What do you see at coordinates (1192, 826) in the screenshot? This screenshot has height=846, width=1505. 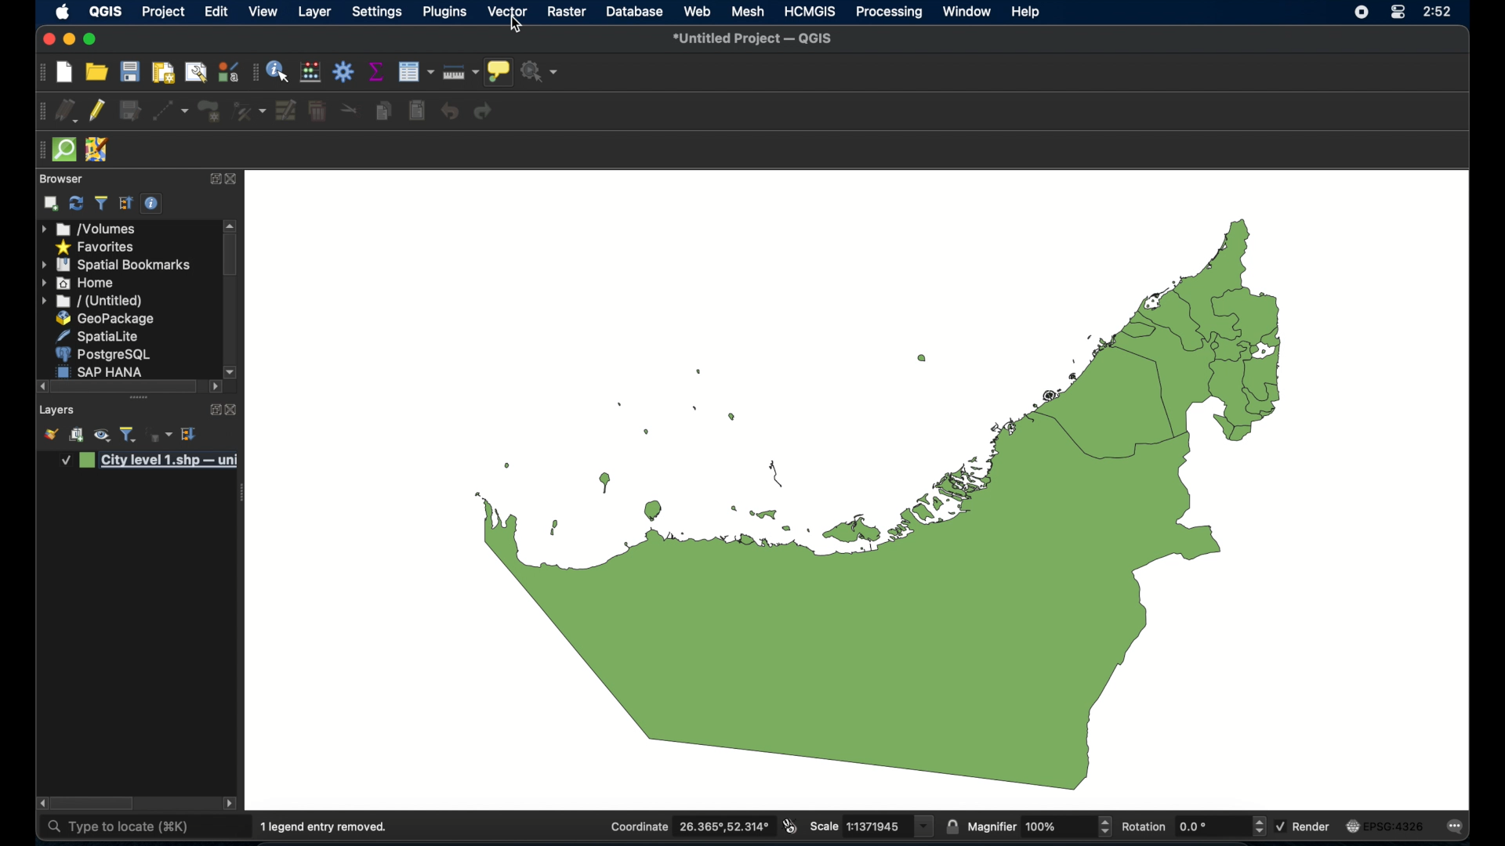 I see `rotation` at bounding box center [1192, 826].